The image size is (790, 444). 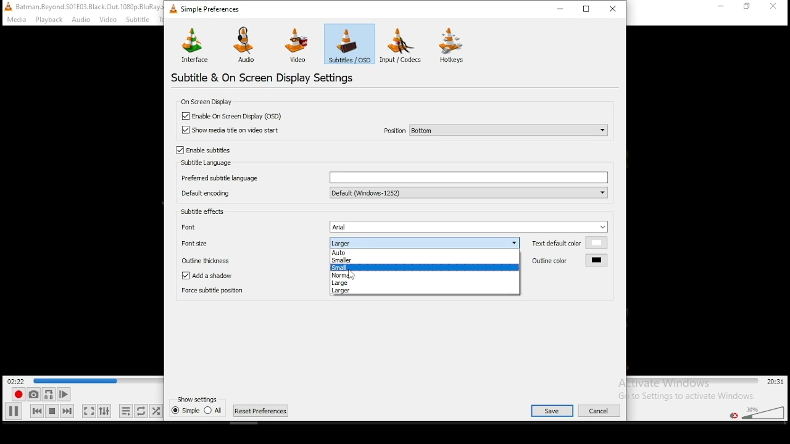 I want to click on normal, so click(x=425, y=275).